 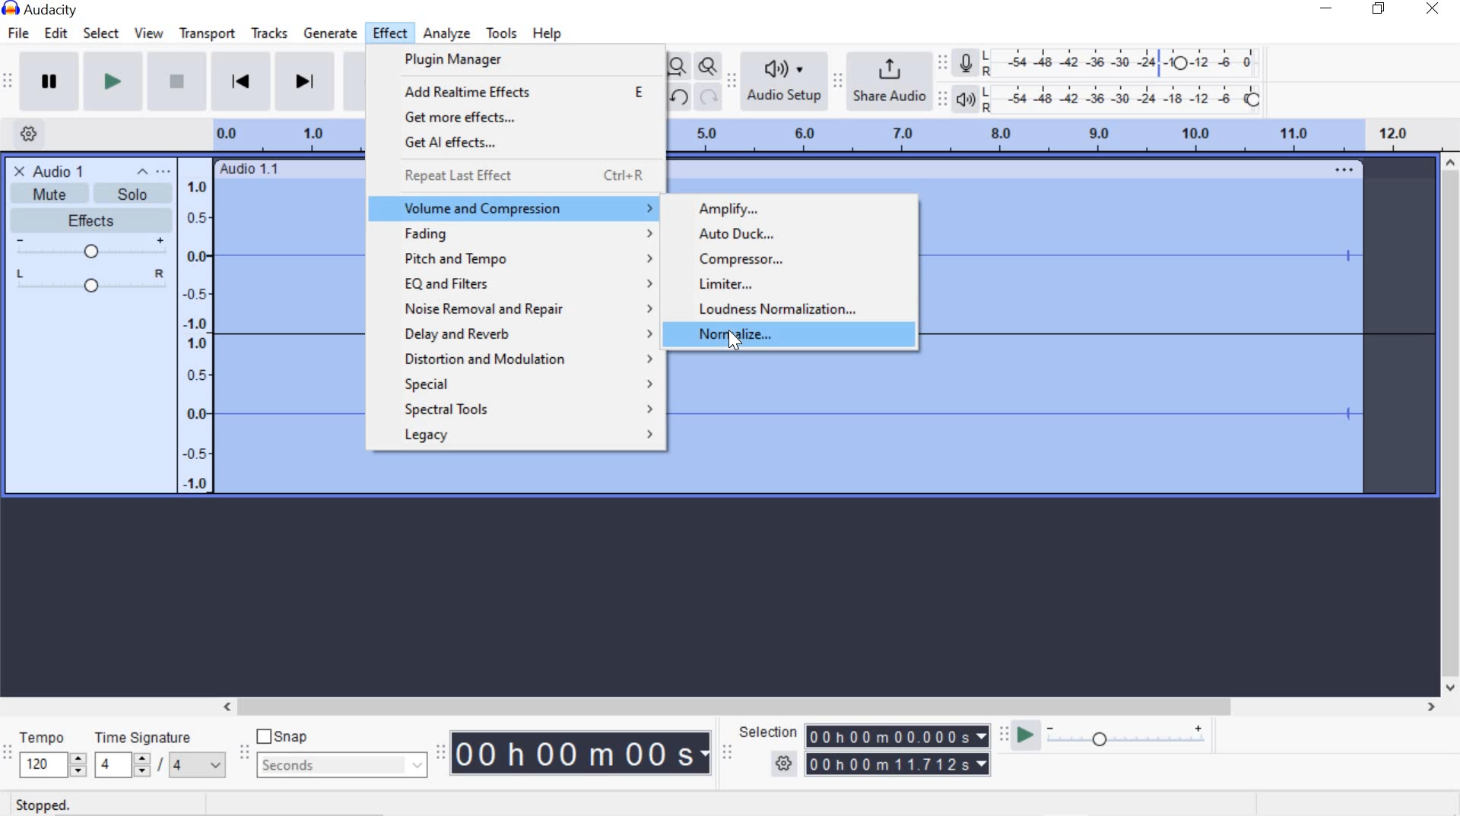 What do you see at coordinates (967, 99) in the screenshot?
I see `Playback meter` at bounding box center [967, 99].